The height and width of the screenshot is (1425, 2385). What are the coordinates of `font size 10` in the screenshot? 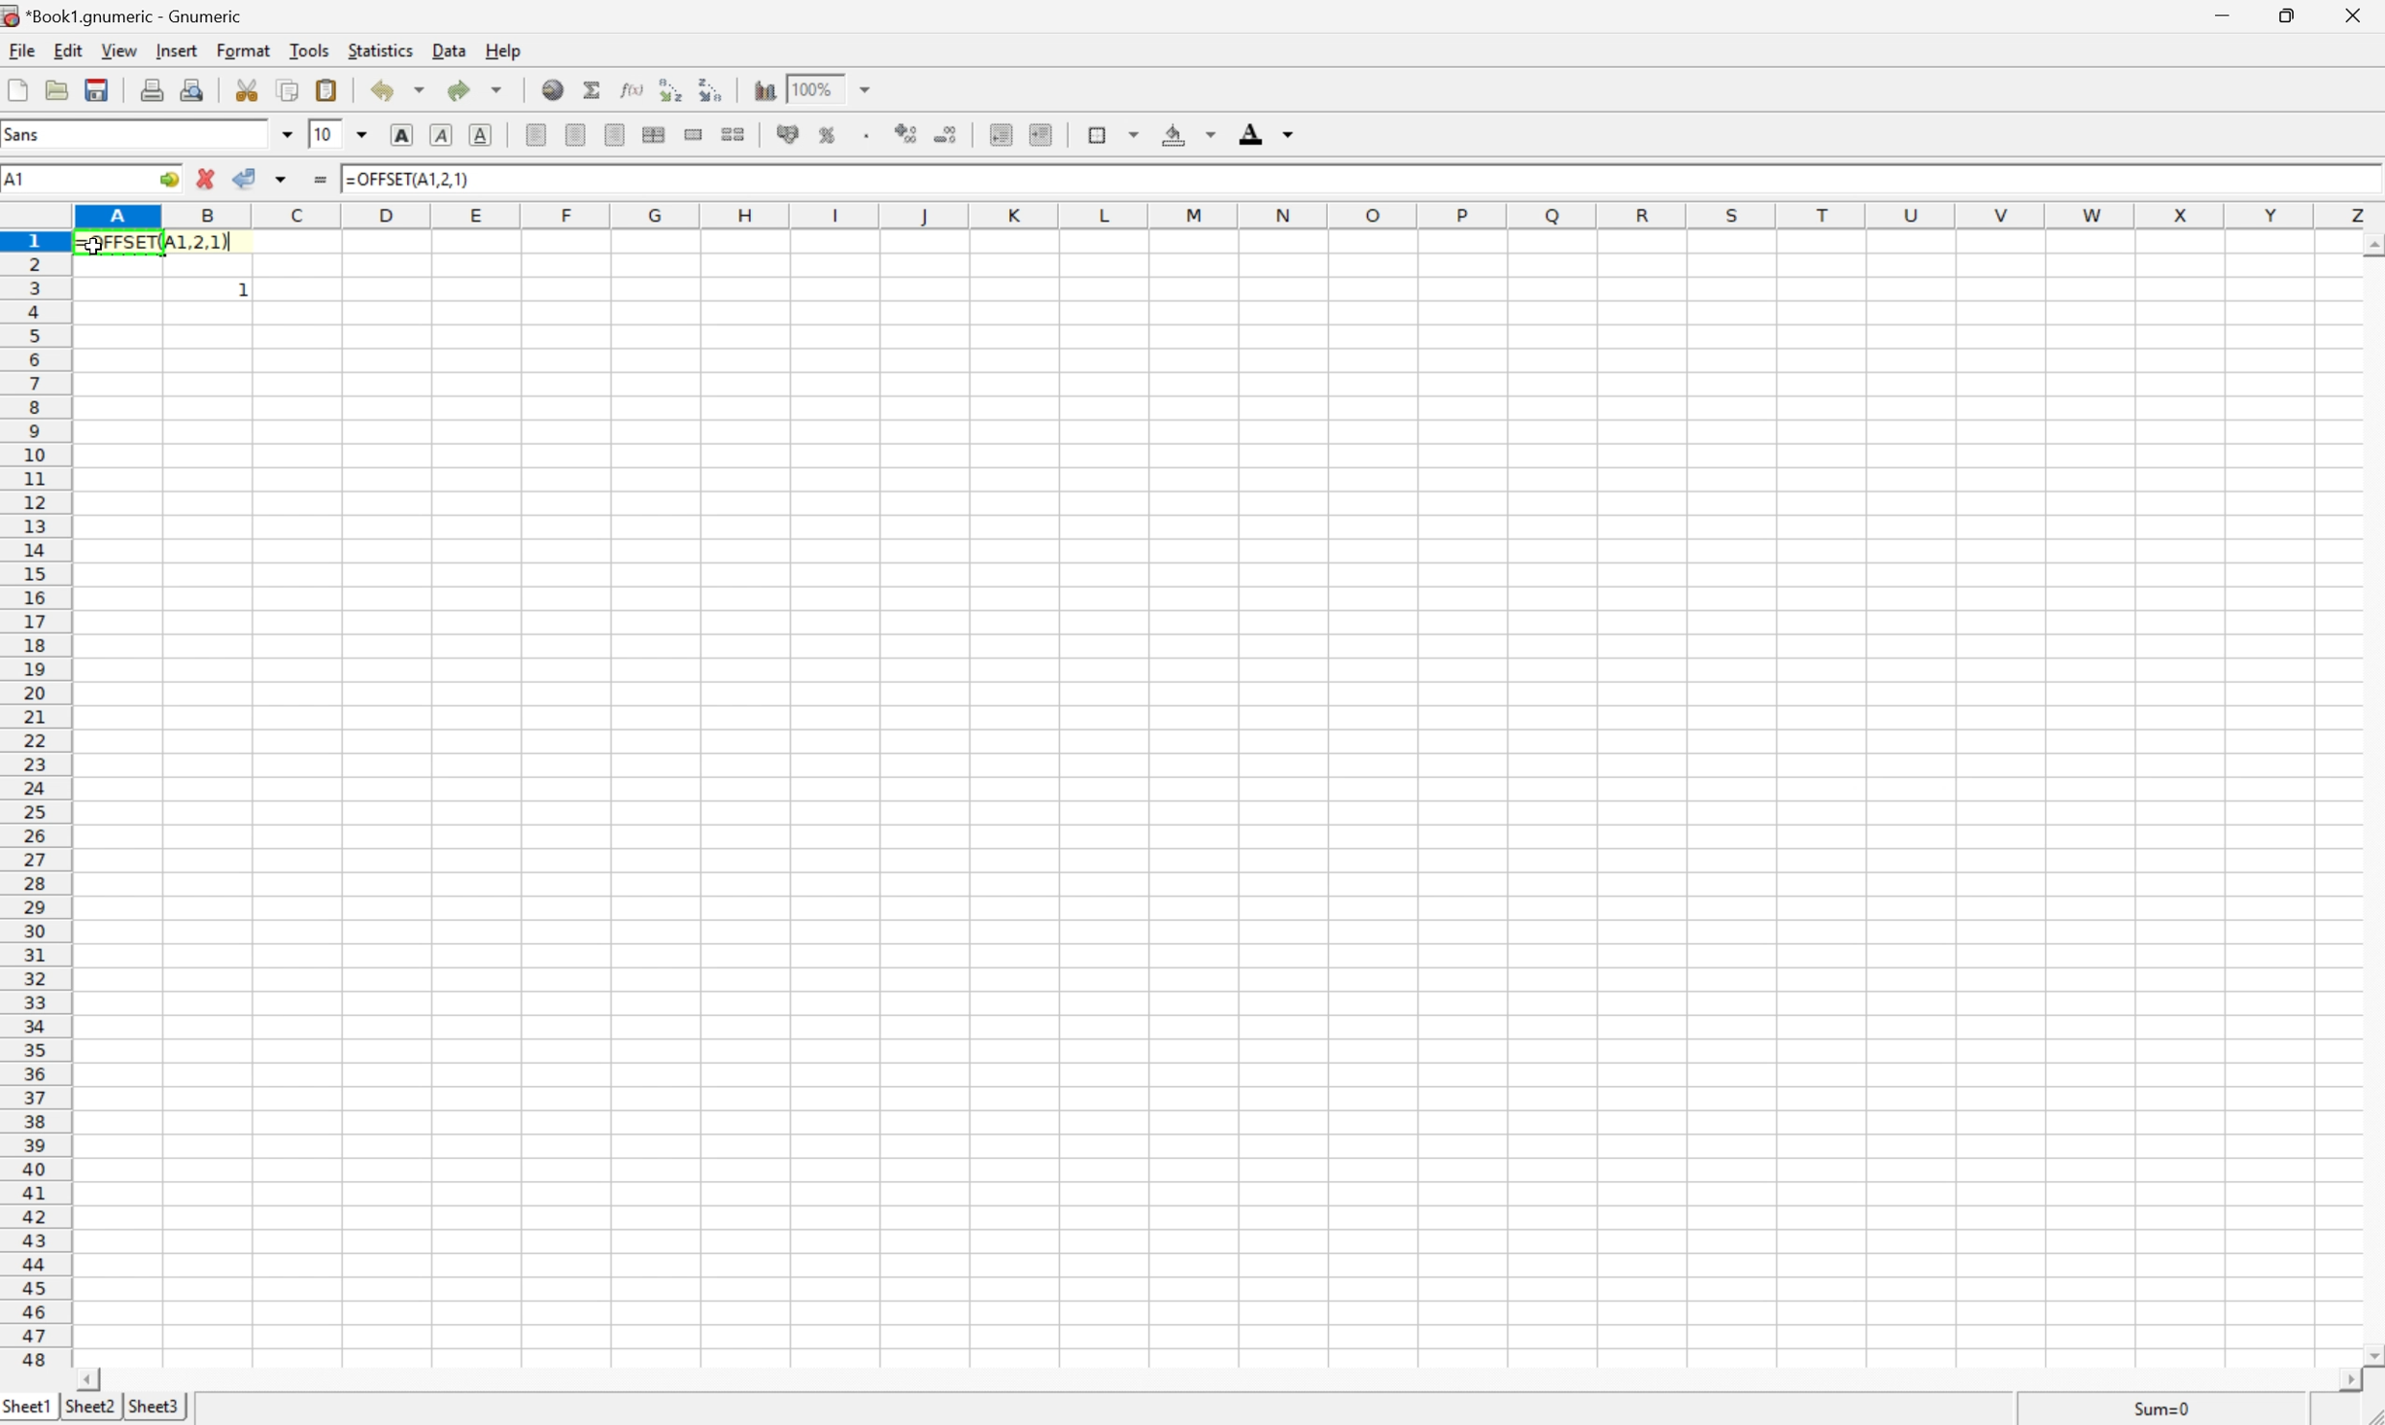 It's located at (343, 133).